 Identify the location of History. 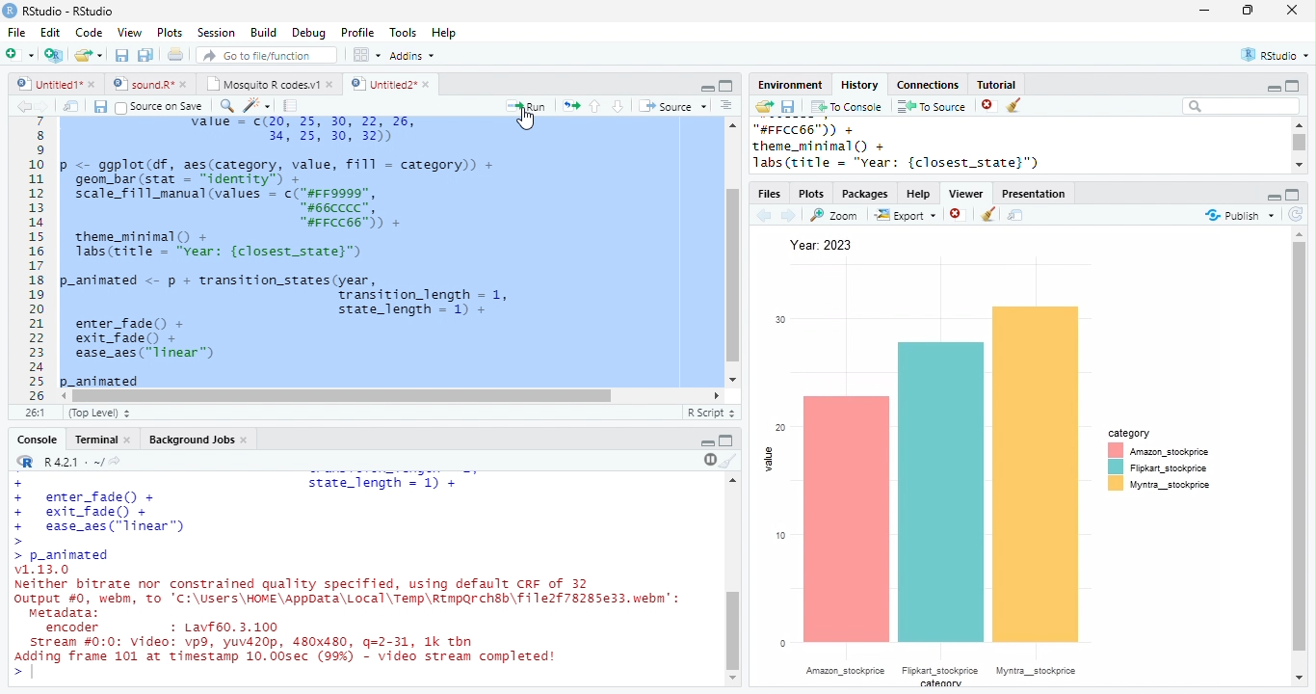
(859, 85).